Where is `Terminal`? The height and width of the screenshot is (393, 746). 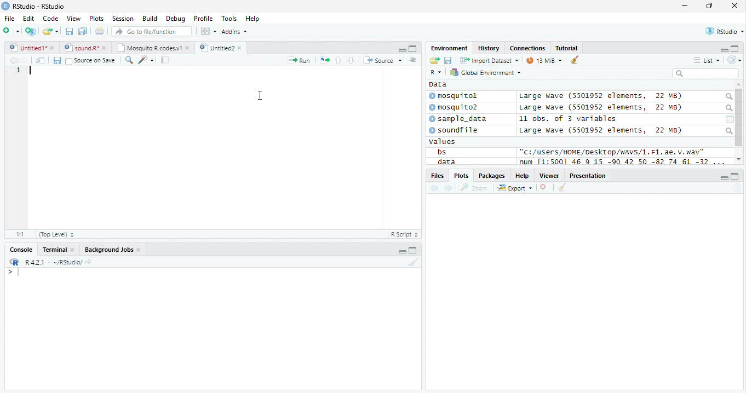
Terminal is located at coordinates (57, 250).